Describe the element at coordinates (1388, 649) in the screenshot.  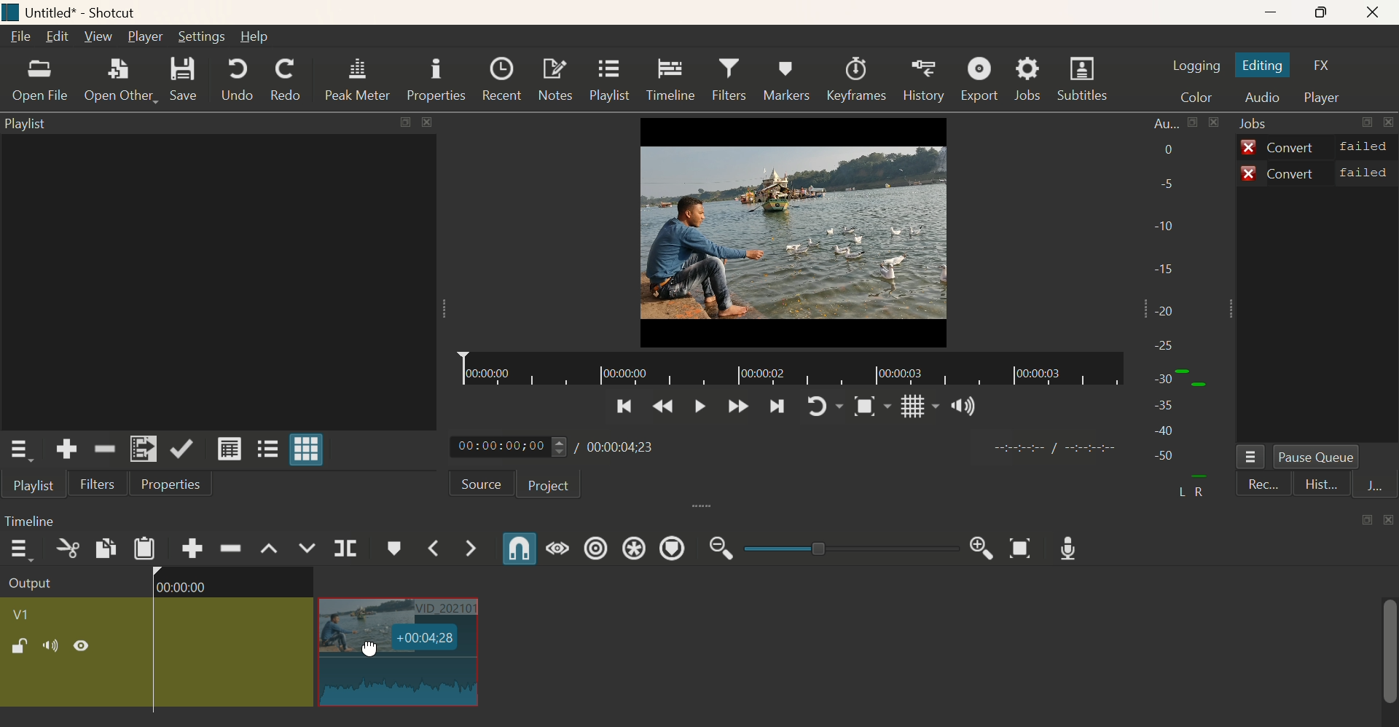
I see `scrollbar` at that location.